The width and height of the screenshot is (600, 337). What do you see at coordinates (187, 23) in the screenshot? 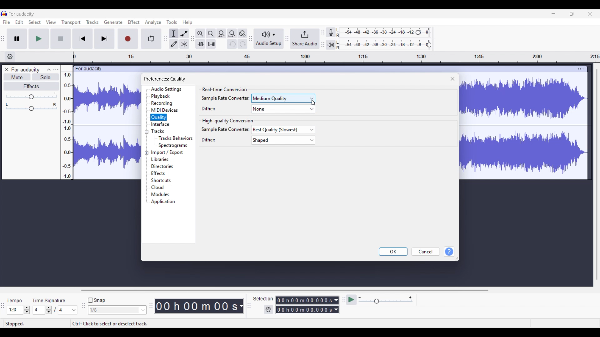
I see `Help menu` at bounding box center [187, 23].